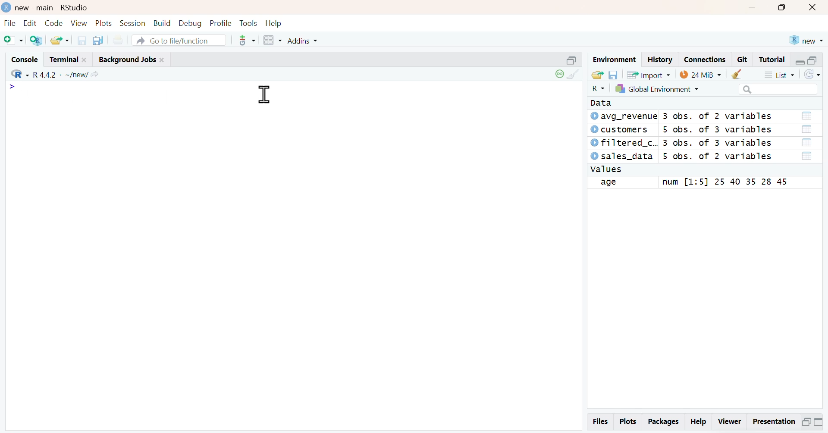 This screenshot has height=433, width=828. I want to click on Dataset meta info, so click(719, 137).